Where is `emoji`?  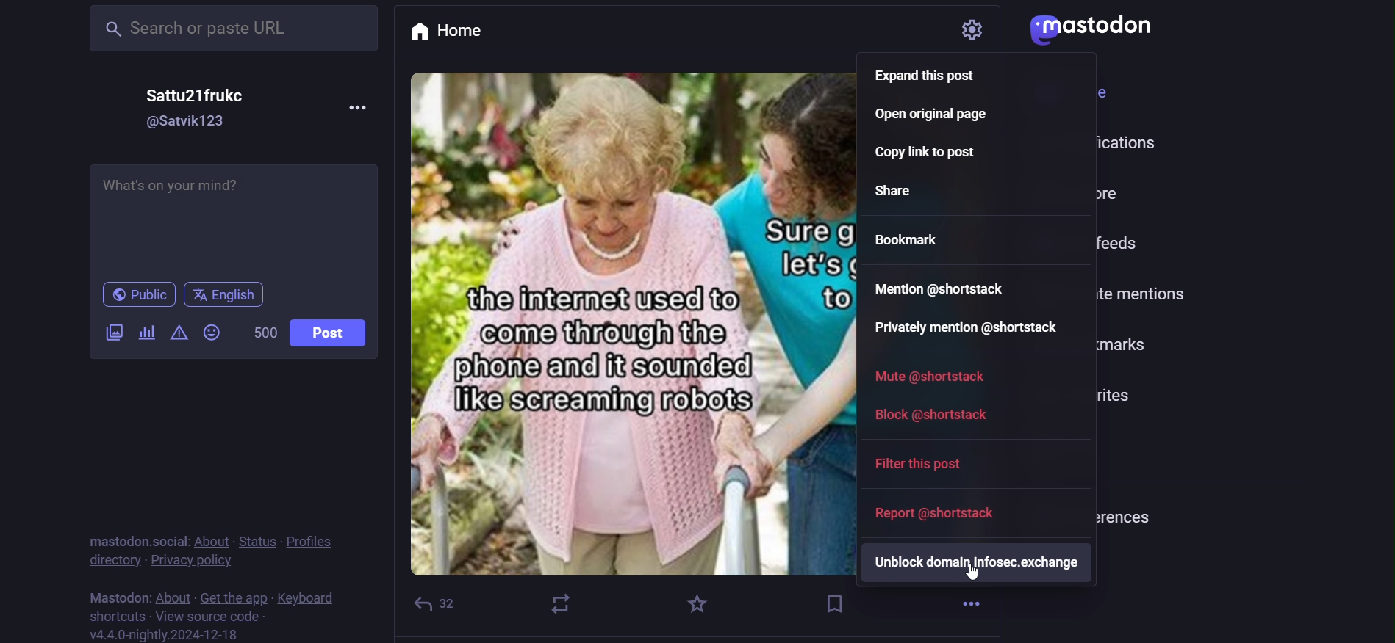
emoji is located at coordinates (214, 334).